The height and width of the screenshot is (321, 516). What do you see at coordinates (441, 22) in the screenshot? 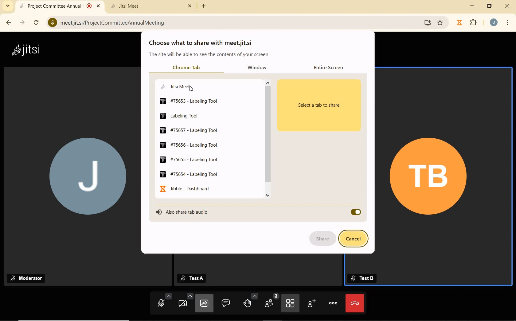
I see `favorite` at bounding box center [441, 22].